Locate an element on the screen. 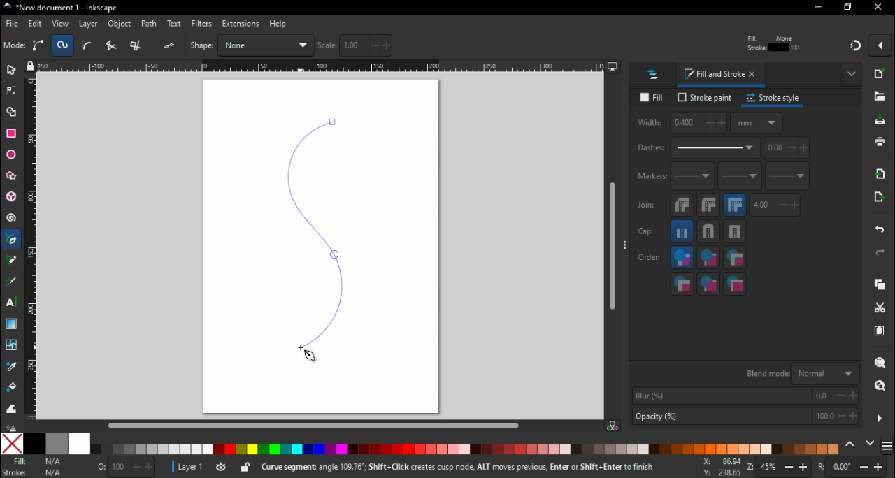 Image resolution: width=895 pixels, height=478 pixels. opacity is located at coordinates (744, 417).